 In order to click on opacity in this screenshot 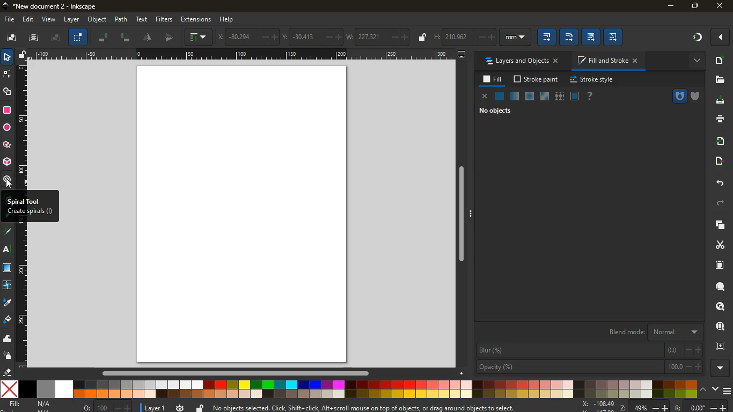, I will do `click(589, 366)`.